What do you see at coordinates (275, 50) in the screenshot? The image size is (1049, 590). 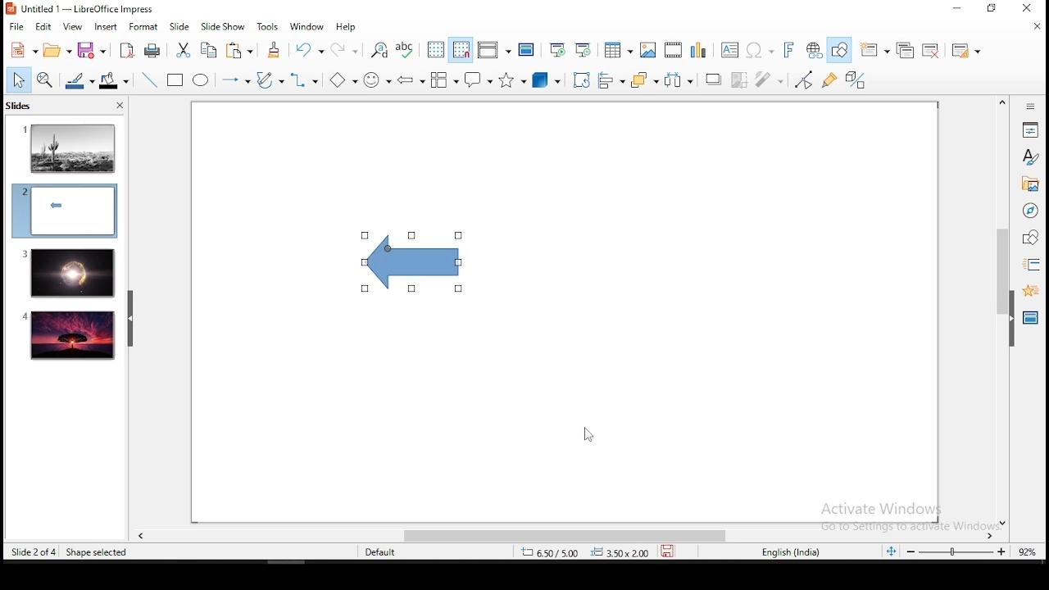 I see `clone formatting` at bounding box center [275, 50].